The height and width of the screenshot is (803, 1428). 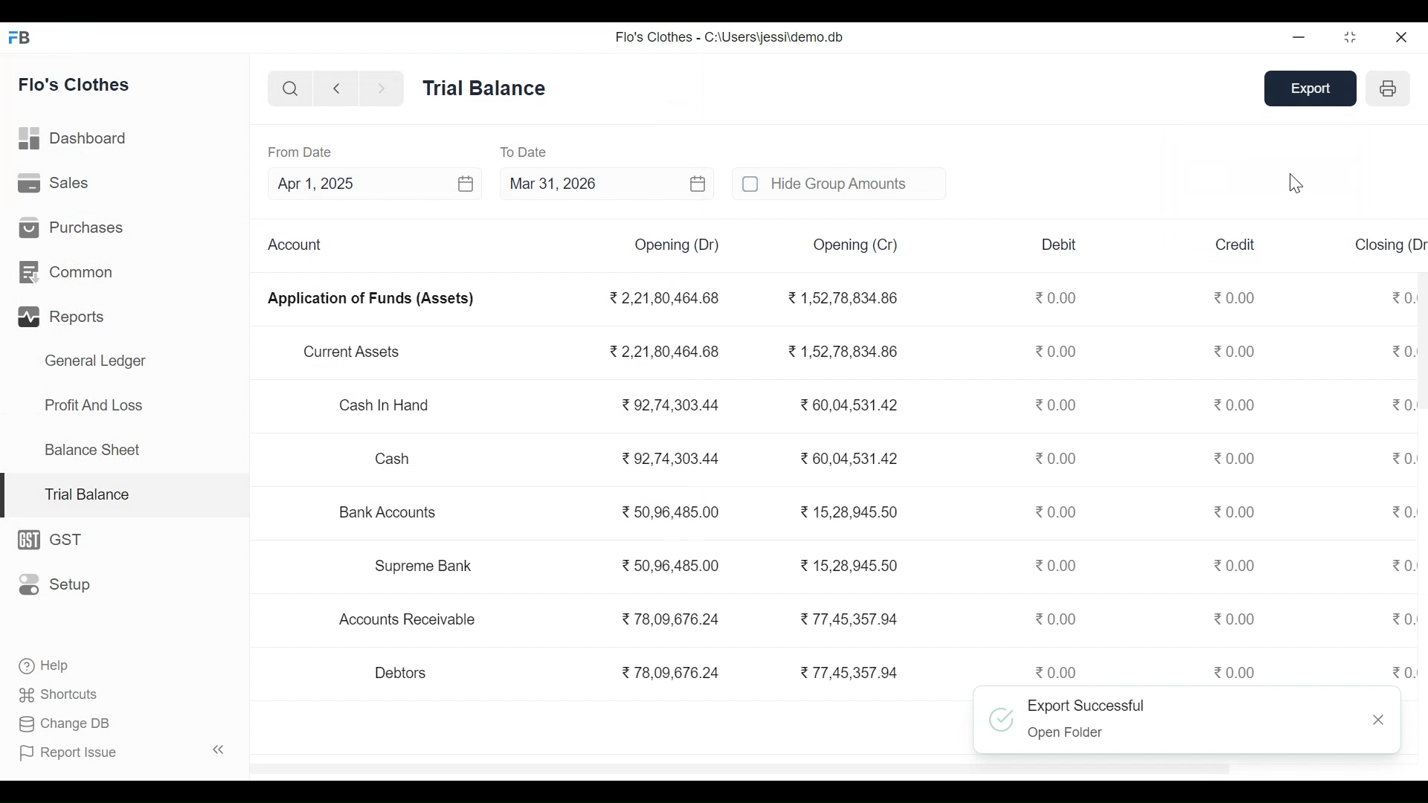 What do you see at coordinates (1400, 36) in the screenshot?
I see `Close` at bounding box center [1400, 36].